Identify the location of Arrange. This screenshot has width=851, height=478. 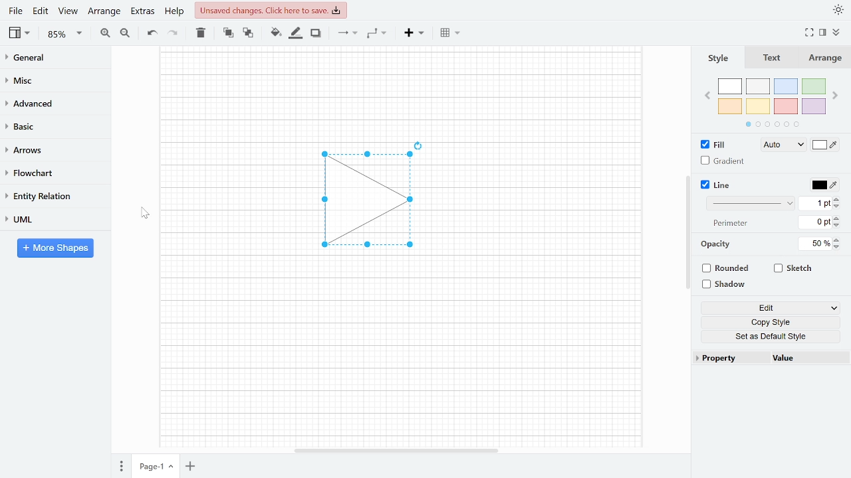
(104, 11).